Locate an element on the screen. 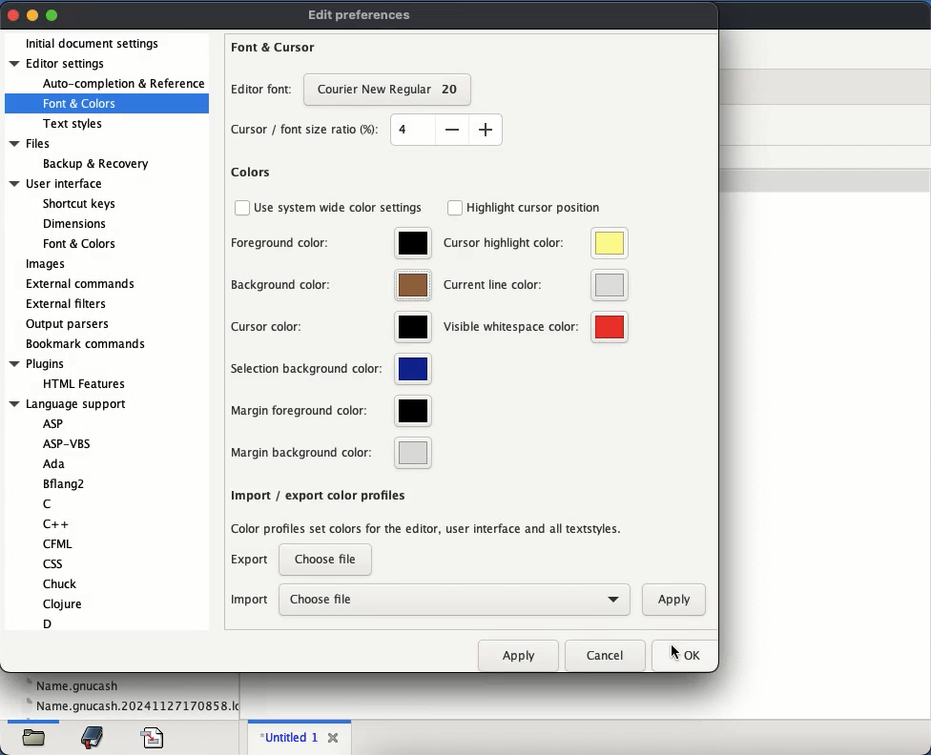 The height and width of the screenshot is (755, 931). editor font is located at coordinates (263, 89).